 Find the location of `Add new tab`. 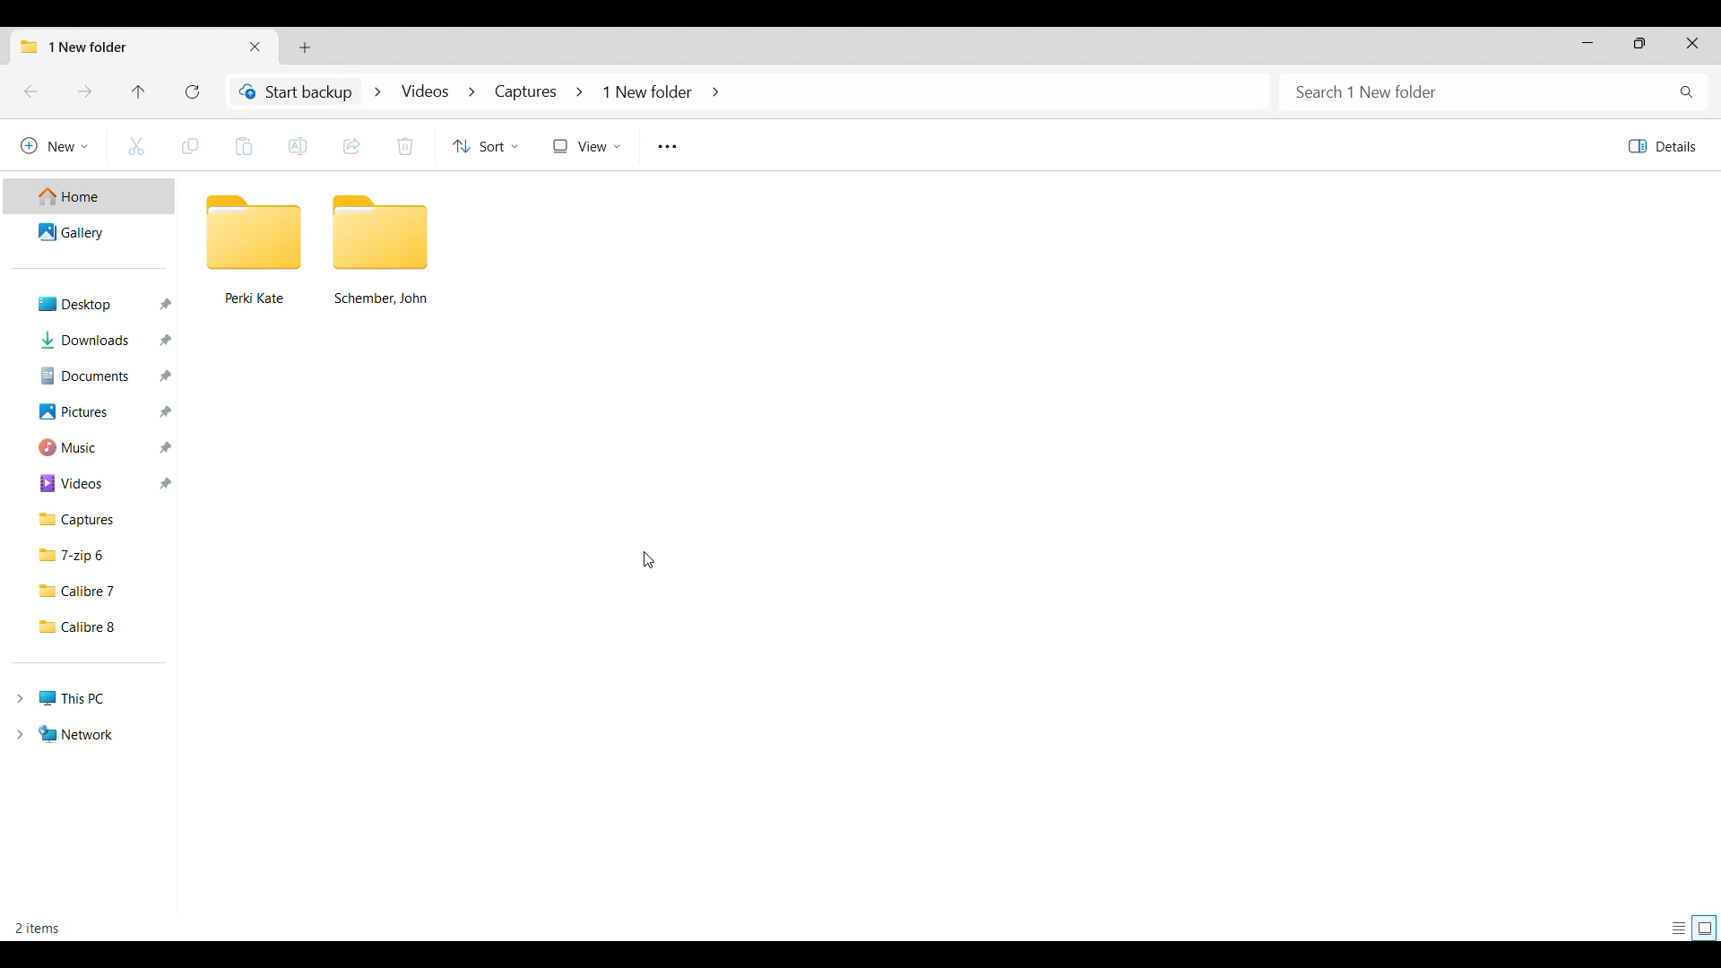

Add new tab is located at coordinates (305, 48).